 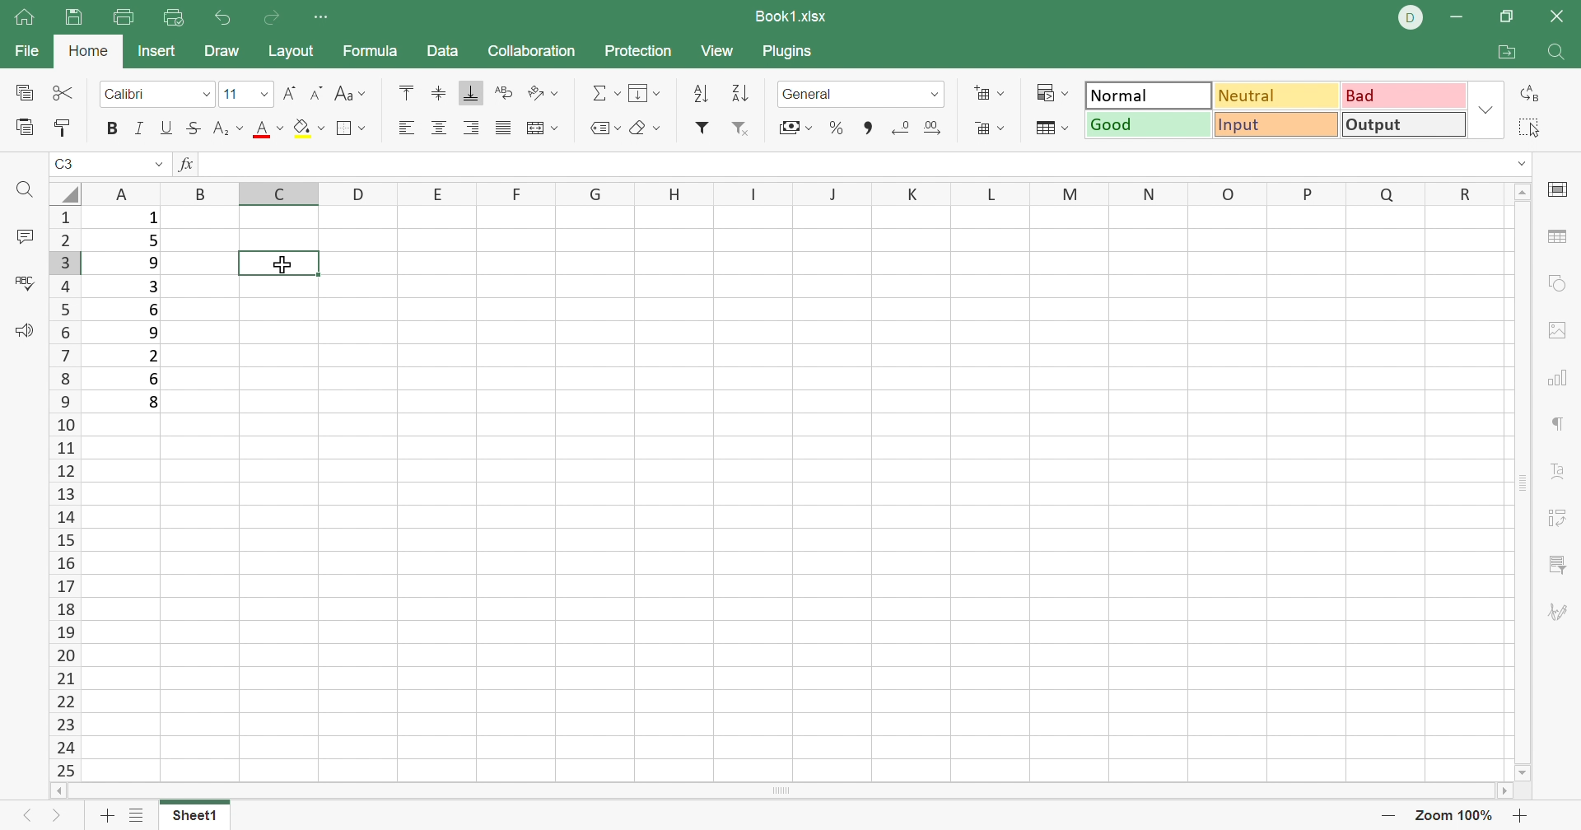 What do you see at coordinates (1560, 565) in the screenshot?
I see `Slicer settings` at bounding box center [1560, 565].